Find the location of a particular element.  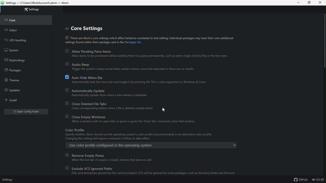

github is located at coordinates (301, 180).